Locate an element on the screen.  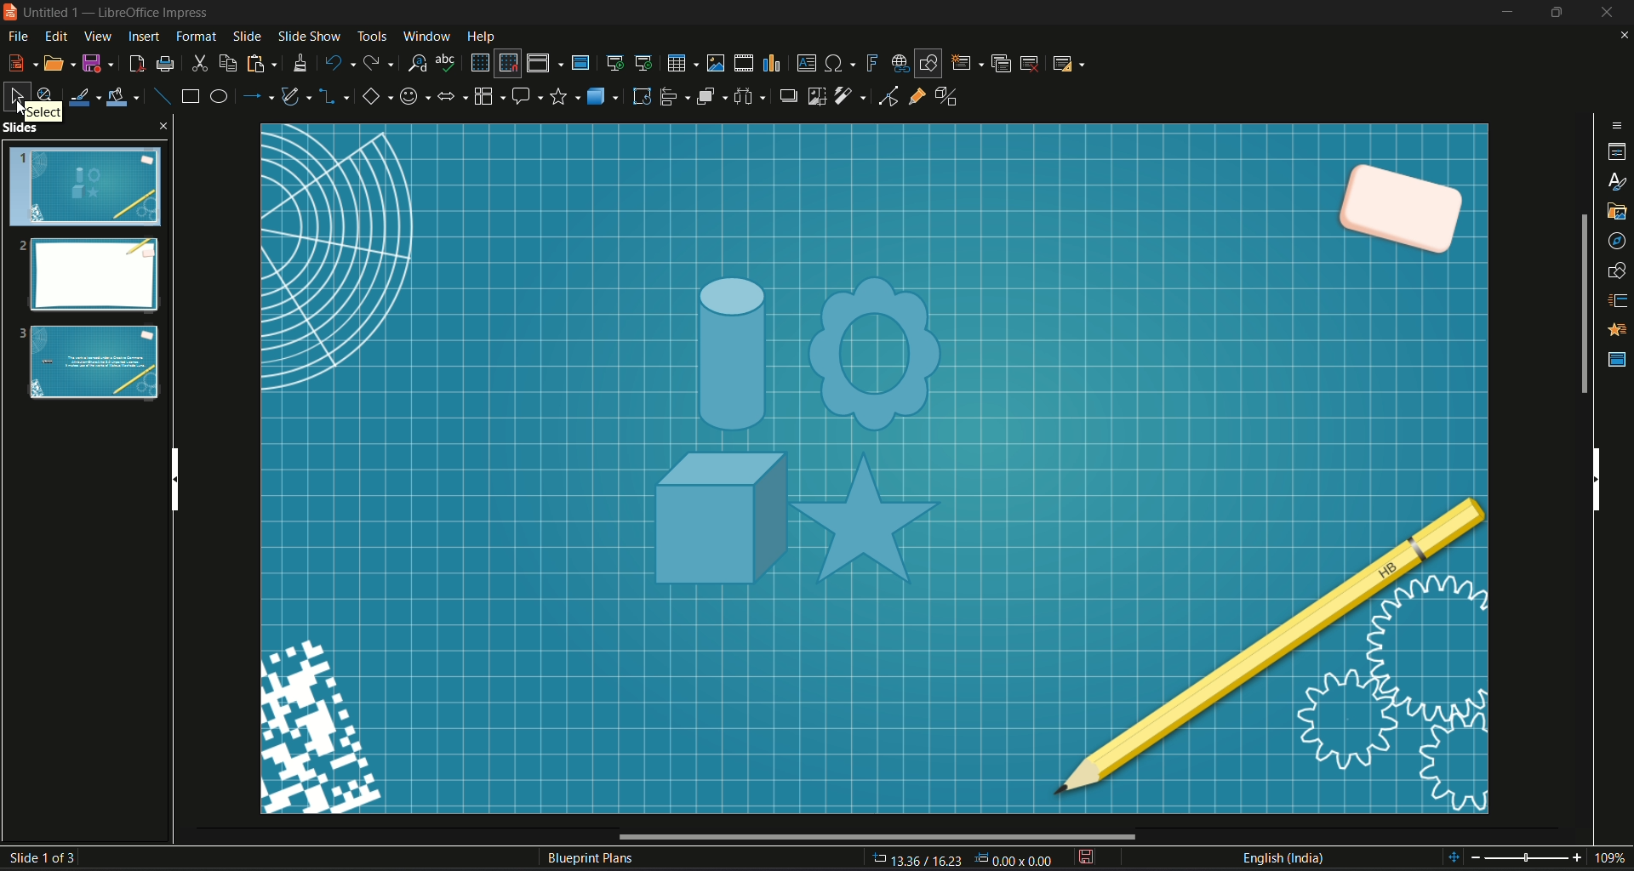
Tools is located at coordinates (371, 34).